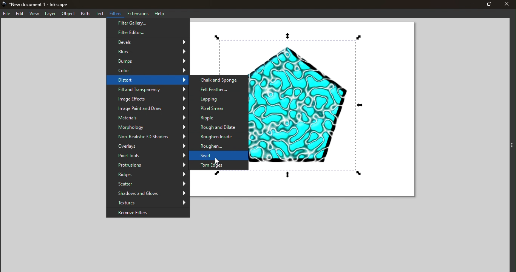 The image size is (516, 272). What do you see at coordinates (219, 146) in the screenshot?
I see `Roughen` at bounding box center [219, 146].